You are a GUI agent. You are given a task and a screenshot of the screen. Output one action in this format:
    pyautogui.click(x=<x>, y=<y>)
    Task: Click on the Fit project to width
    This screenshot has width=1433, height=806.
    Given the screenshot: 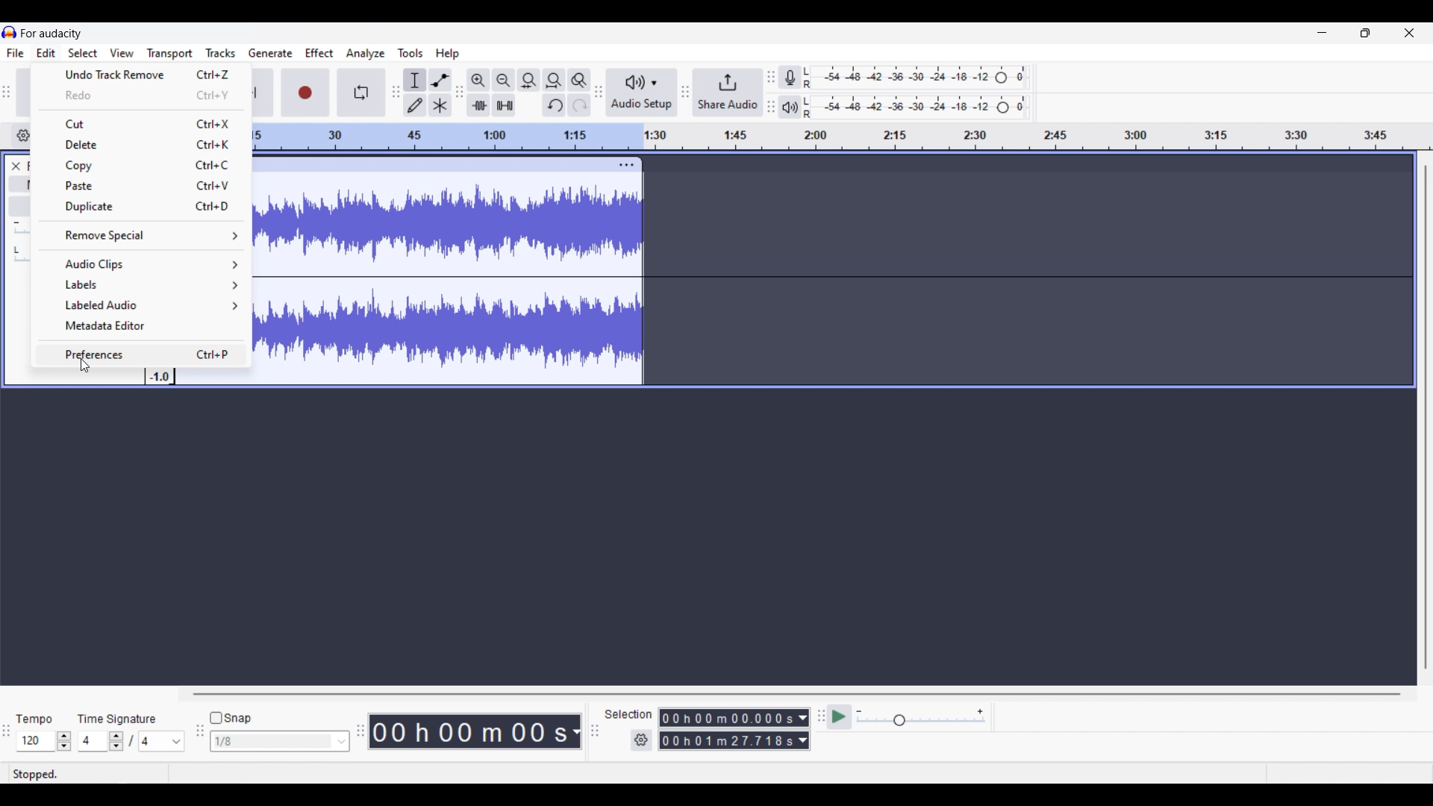 What is the action you would take?
    pyautogui.click(x=555, y=81)
    